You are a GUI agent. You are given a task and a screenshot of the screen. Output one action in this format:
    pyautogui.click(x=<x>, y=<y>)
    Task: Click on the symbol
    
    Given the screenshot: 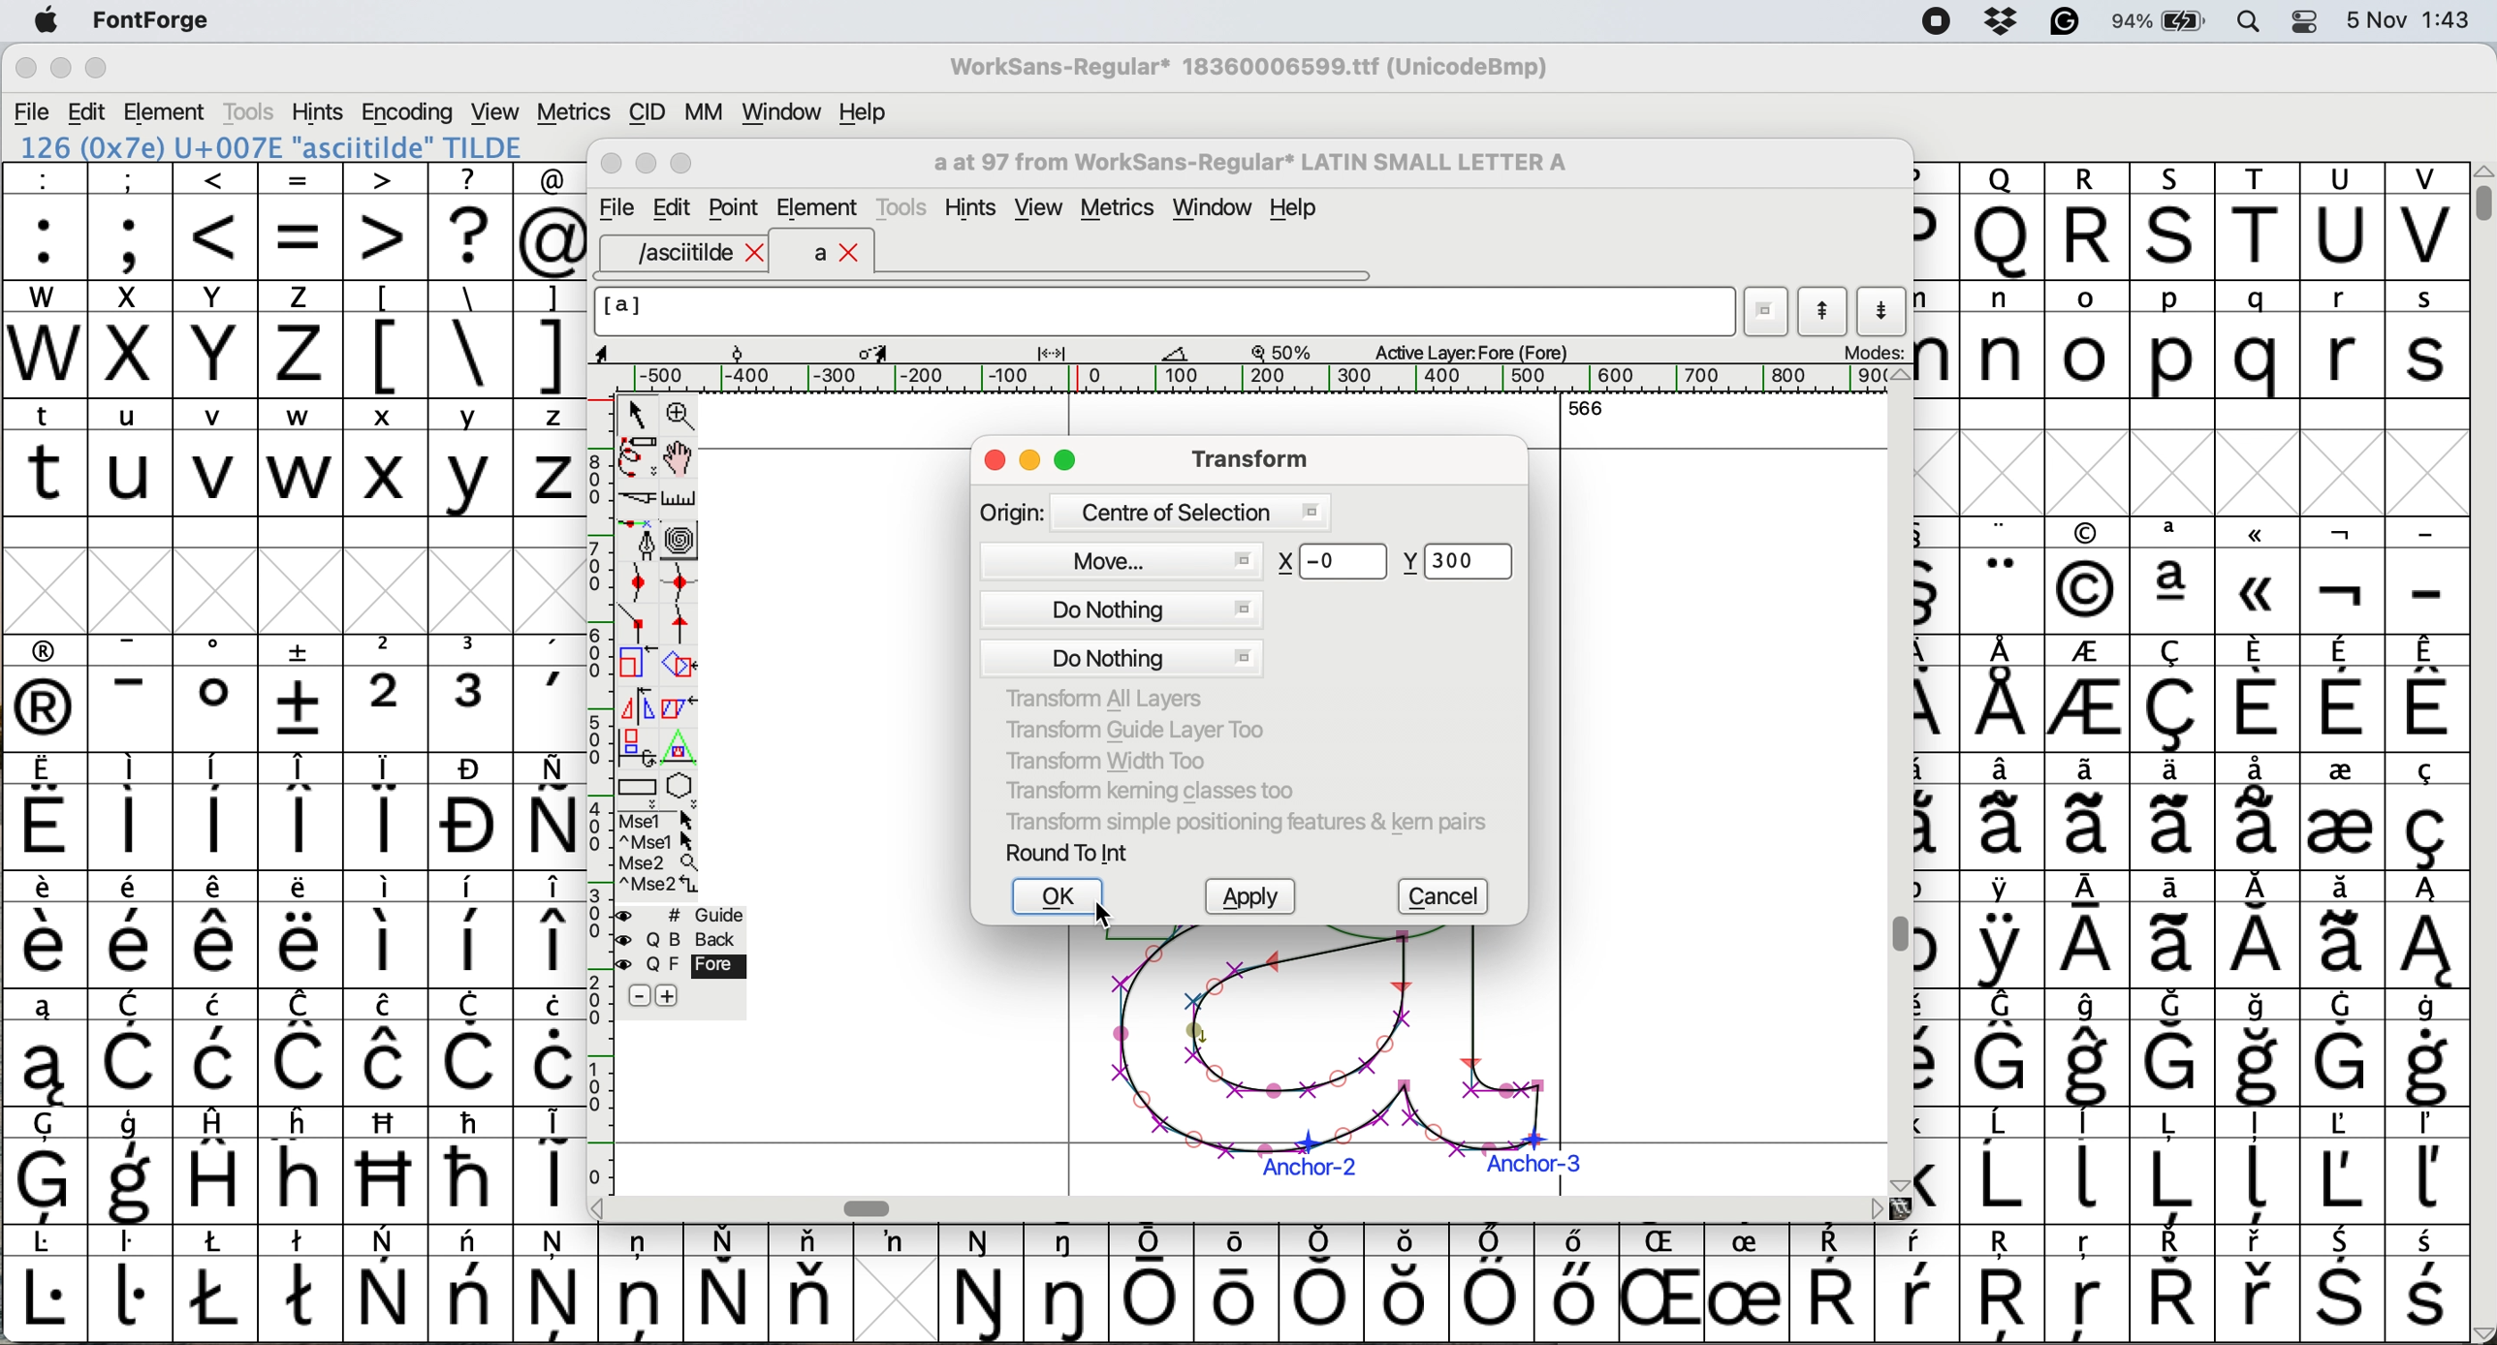 What is the action you would take?
    pyautogui.click(x=132, y=694)
    